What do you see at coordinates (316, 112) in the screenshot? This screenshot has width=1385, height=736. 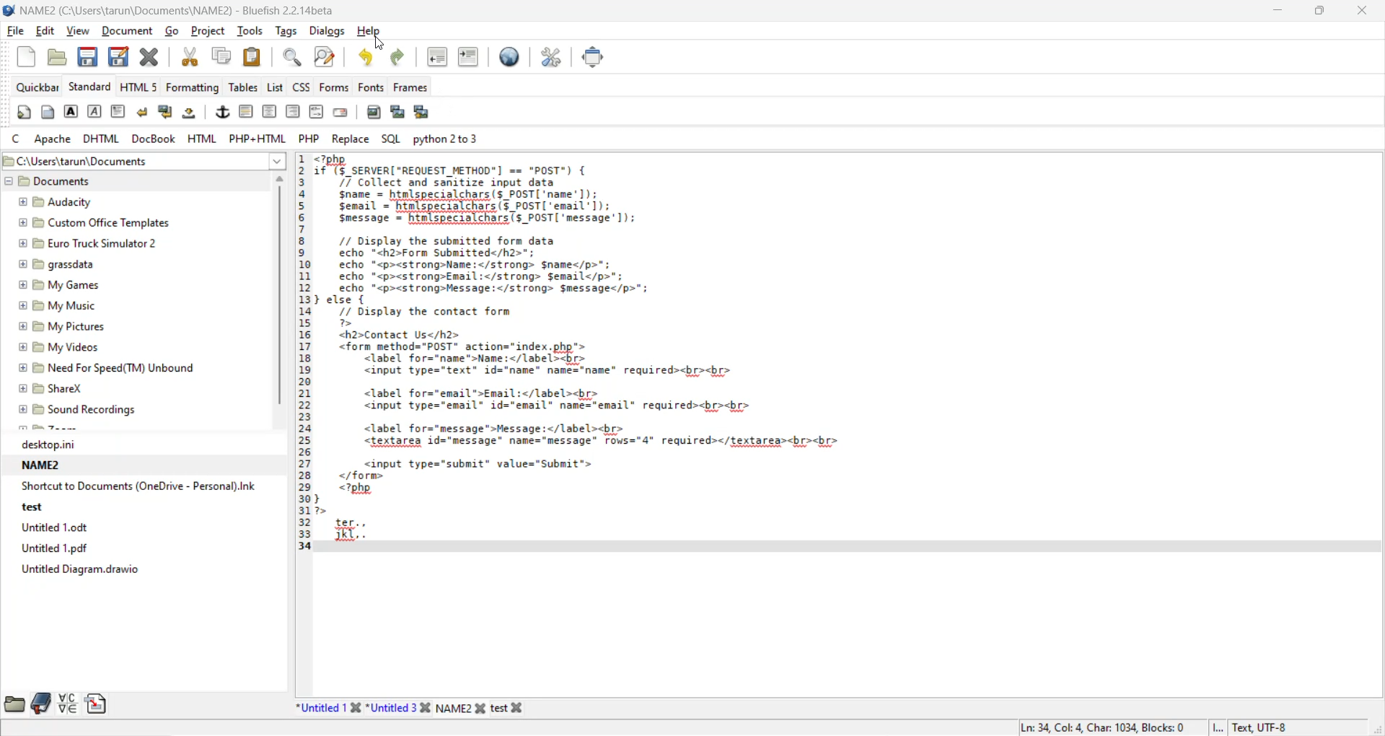 I see `html comment` at bounding box center [316, 112].